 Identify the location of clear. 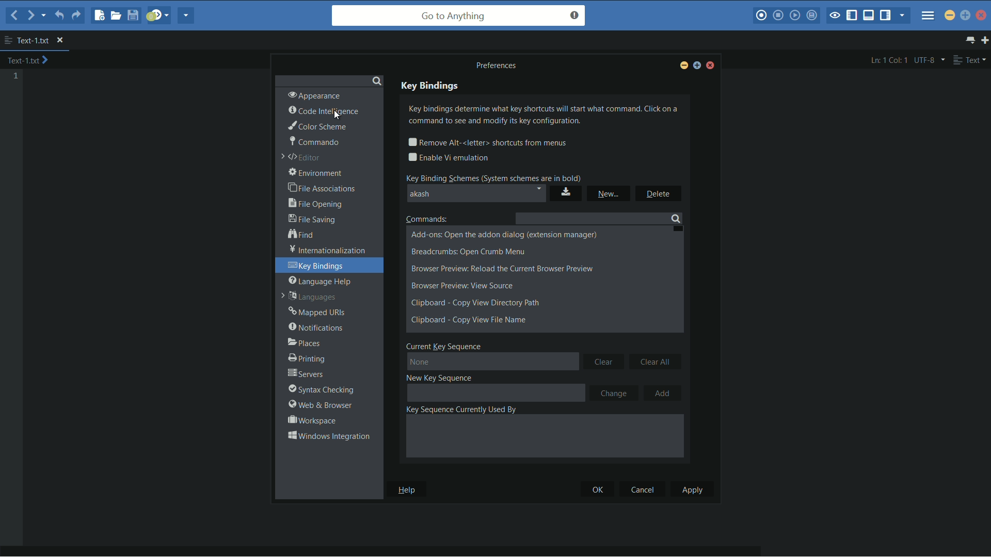
(604, 361).